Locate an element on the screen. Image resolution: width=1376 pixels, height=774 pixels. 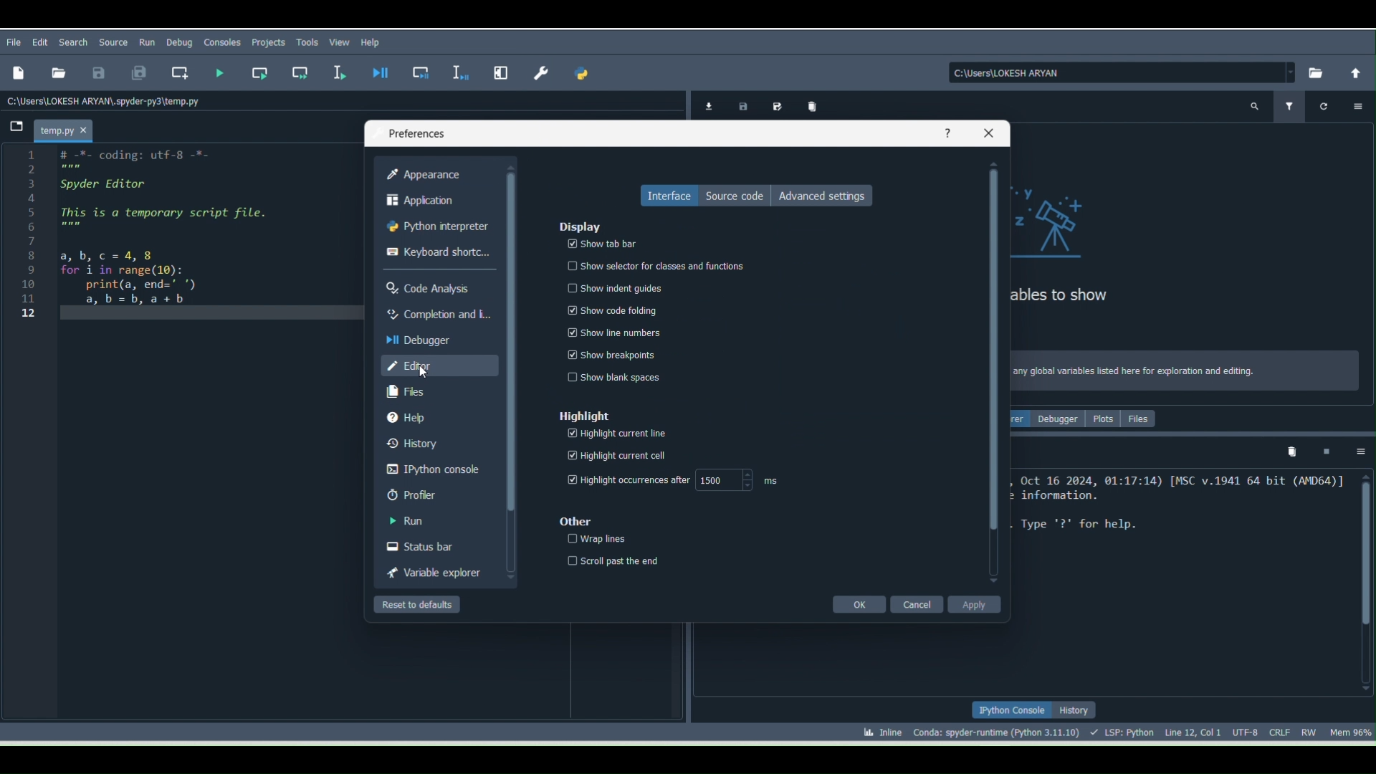
Remove all variables from namespace is located at coordinates (1293, 454).